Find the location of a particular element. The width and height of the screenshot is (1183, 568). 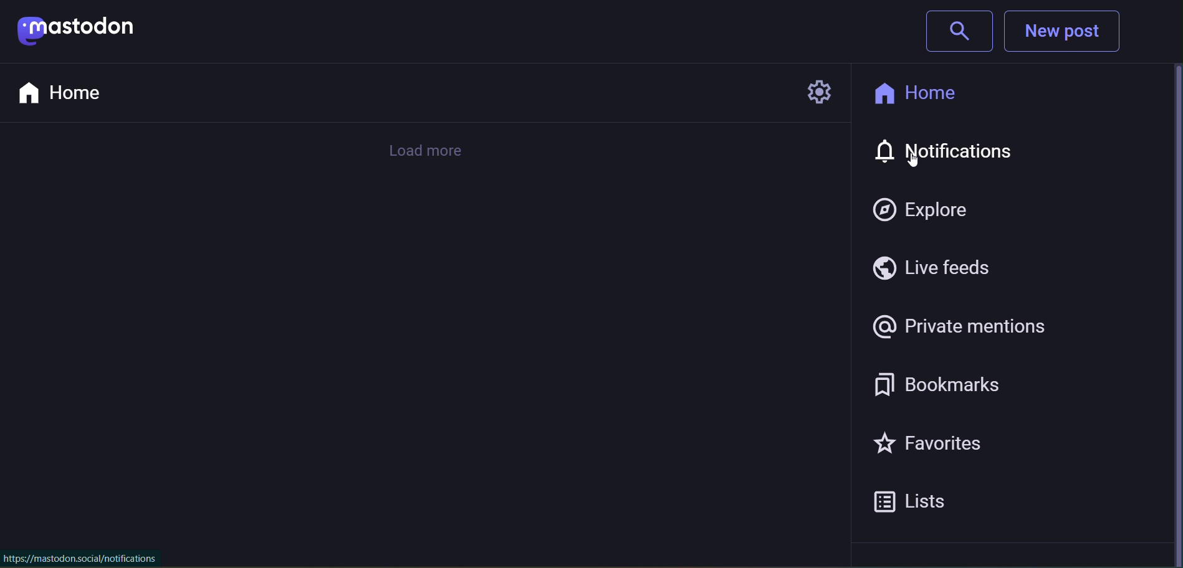

home is located at coordinates (921, 96).